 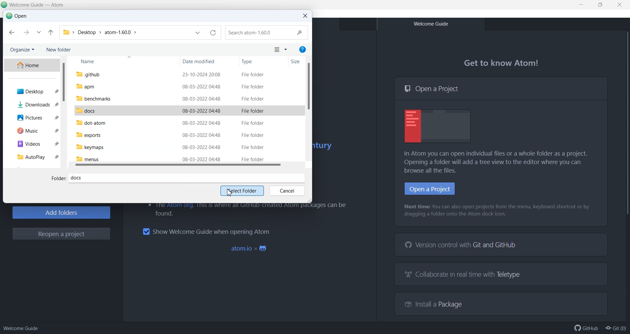 What do you see at coordinates (201, 87) in the screenshot?
I see `08-03-2022 04:48` at bounding box center [201, 87].